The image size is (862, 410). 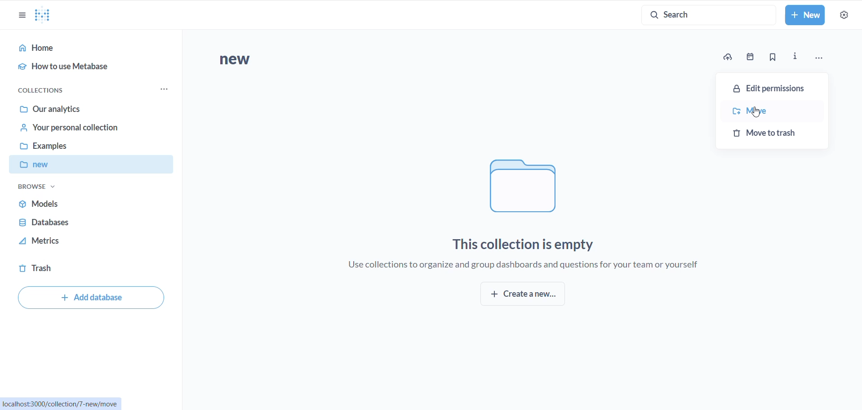 What do you see at coordinates (730, 56) in the screenshot?
I see `upload` at bounding box center [730, 56].